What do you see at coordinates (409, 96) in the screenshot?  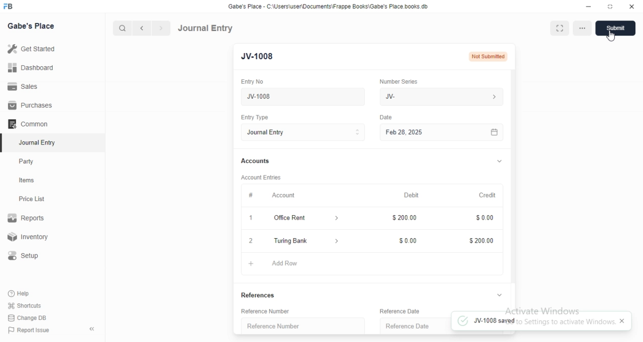 I see `We` at bounding box center [409, 96].